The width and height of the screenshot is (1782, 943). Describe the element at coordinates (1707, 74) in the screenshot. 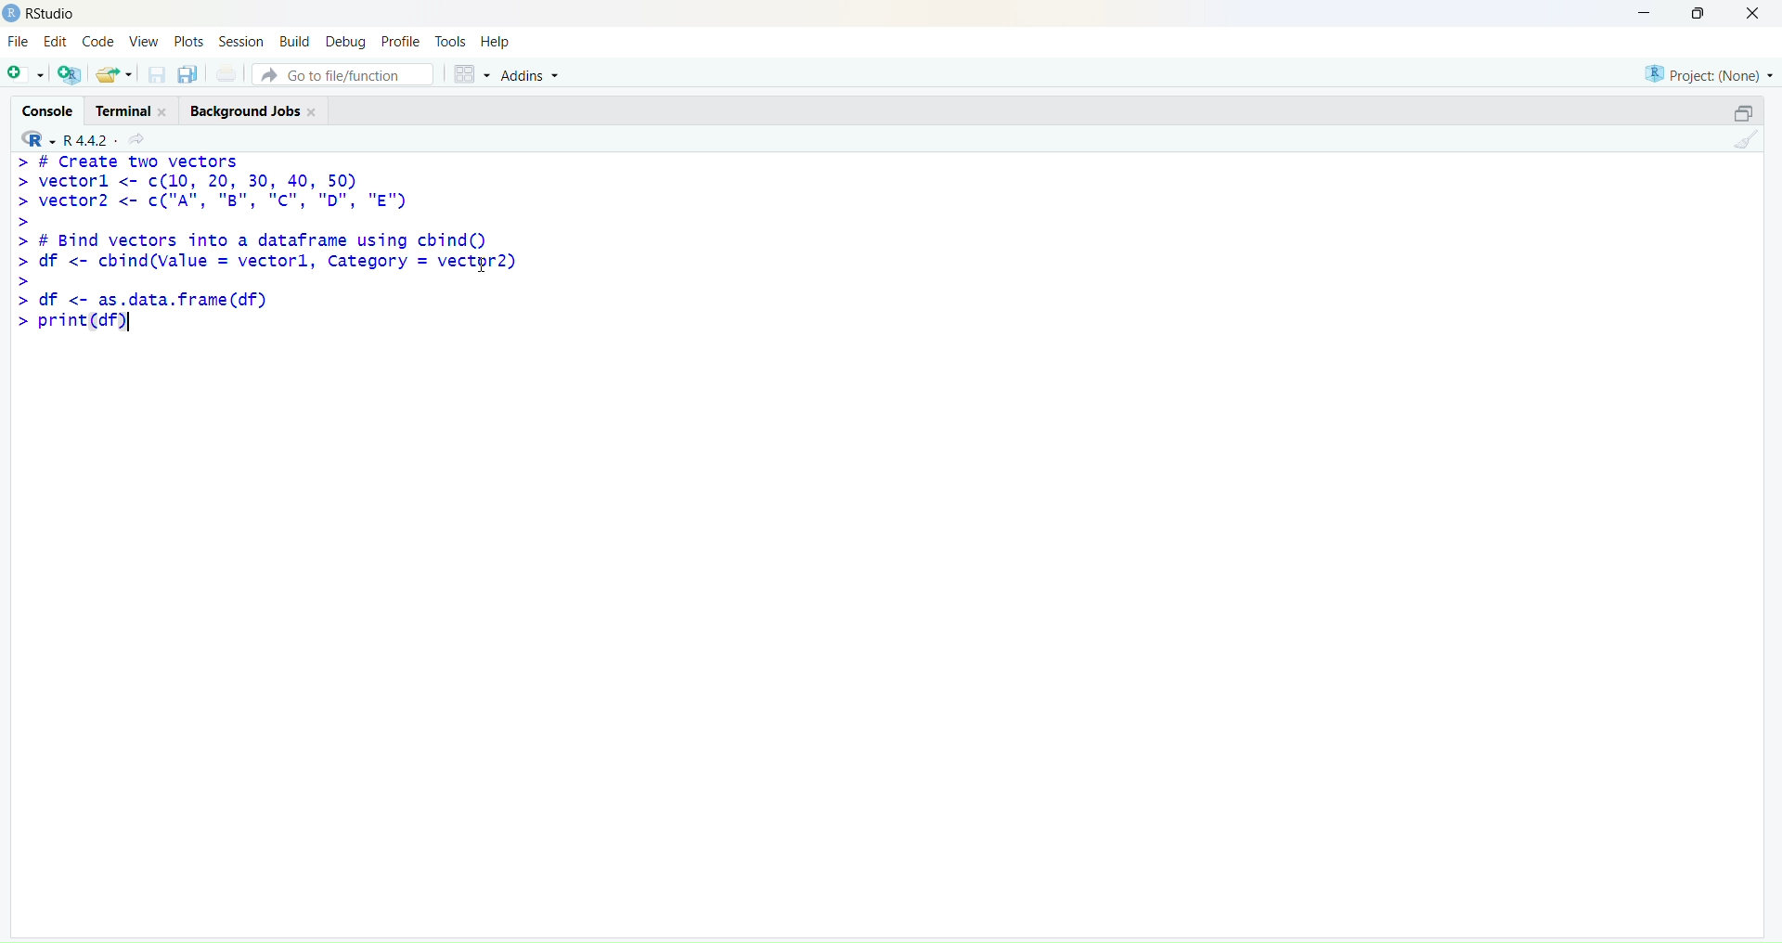

I see `Project: (None)` at that location.